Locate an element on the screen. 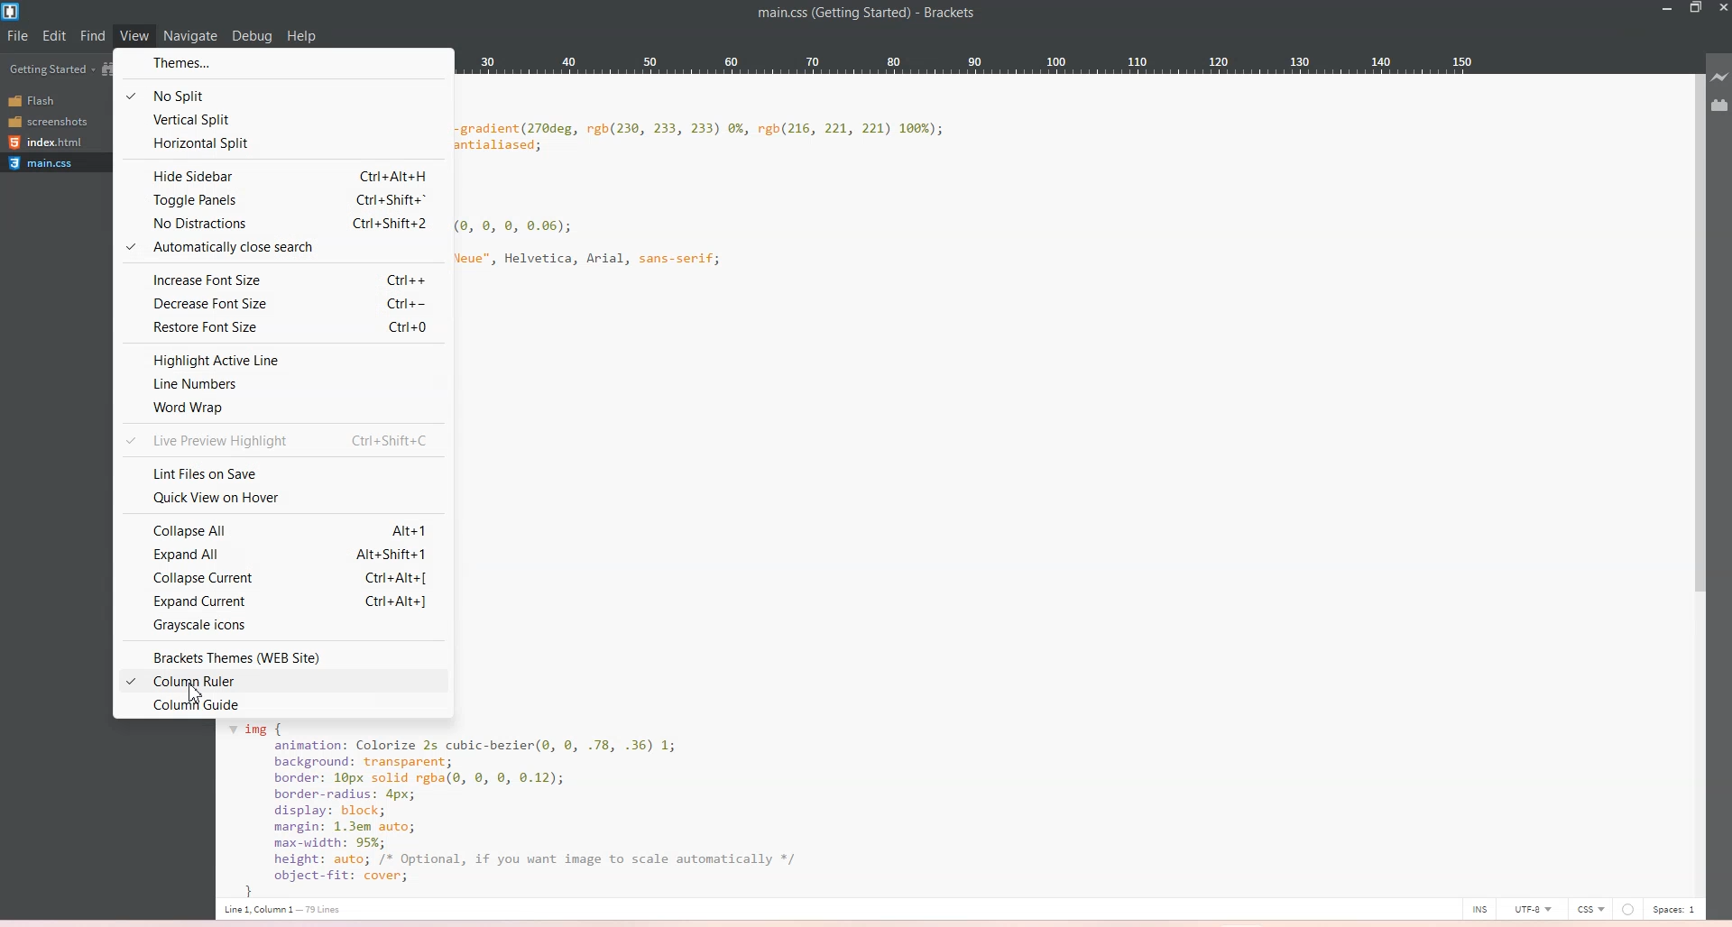 The height and width of the screenshot is (927, 1732). Minimize is located at coordinates (1666, 8).